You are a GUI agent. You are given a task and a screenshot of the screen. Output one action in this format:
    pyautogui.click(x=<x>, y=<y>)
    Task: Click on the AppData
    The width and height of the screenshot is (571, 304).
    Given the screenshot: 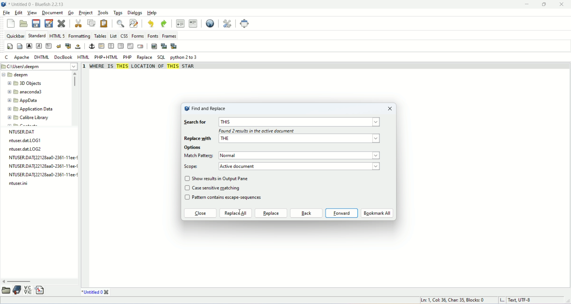 What is the action you would take?
    pyautogui.click(x=23, y=100)
    